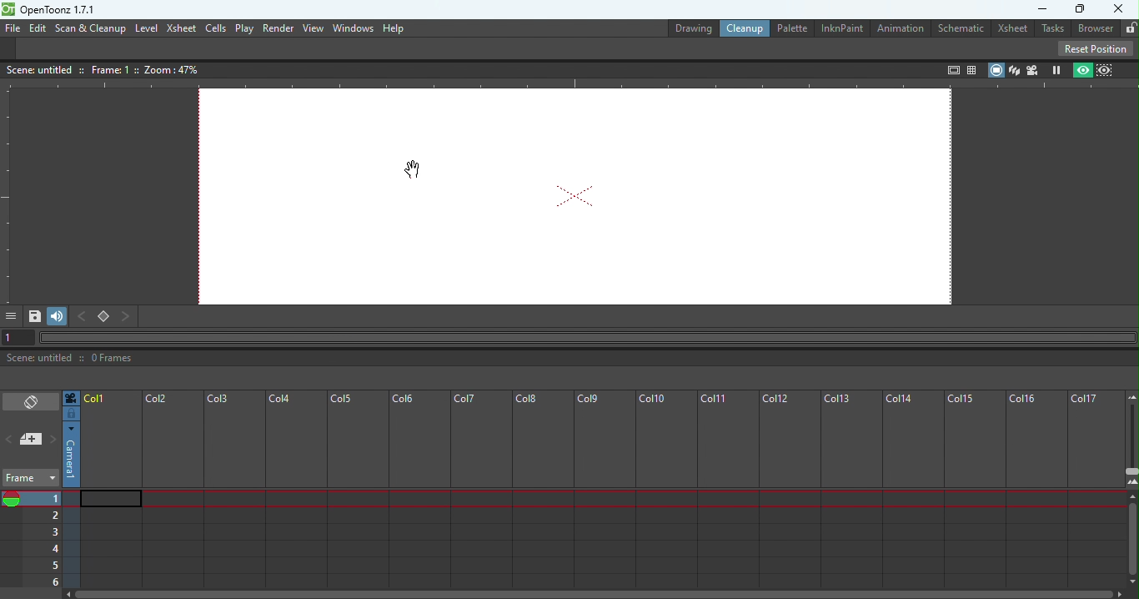  Describe the element at coordinates (1127, 27) in the screenshot. I see `Lock rooms tab` at that location.